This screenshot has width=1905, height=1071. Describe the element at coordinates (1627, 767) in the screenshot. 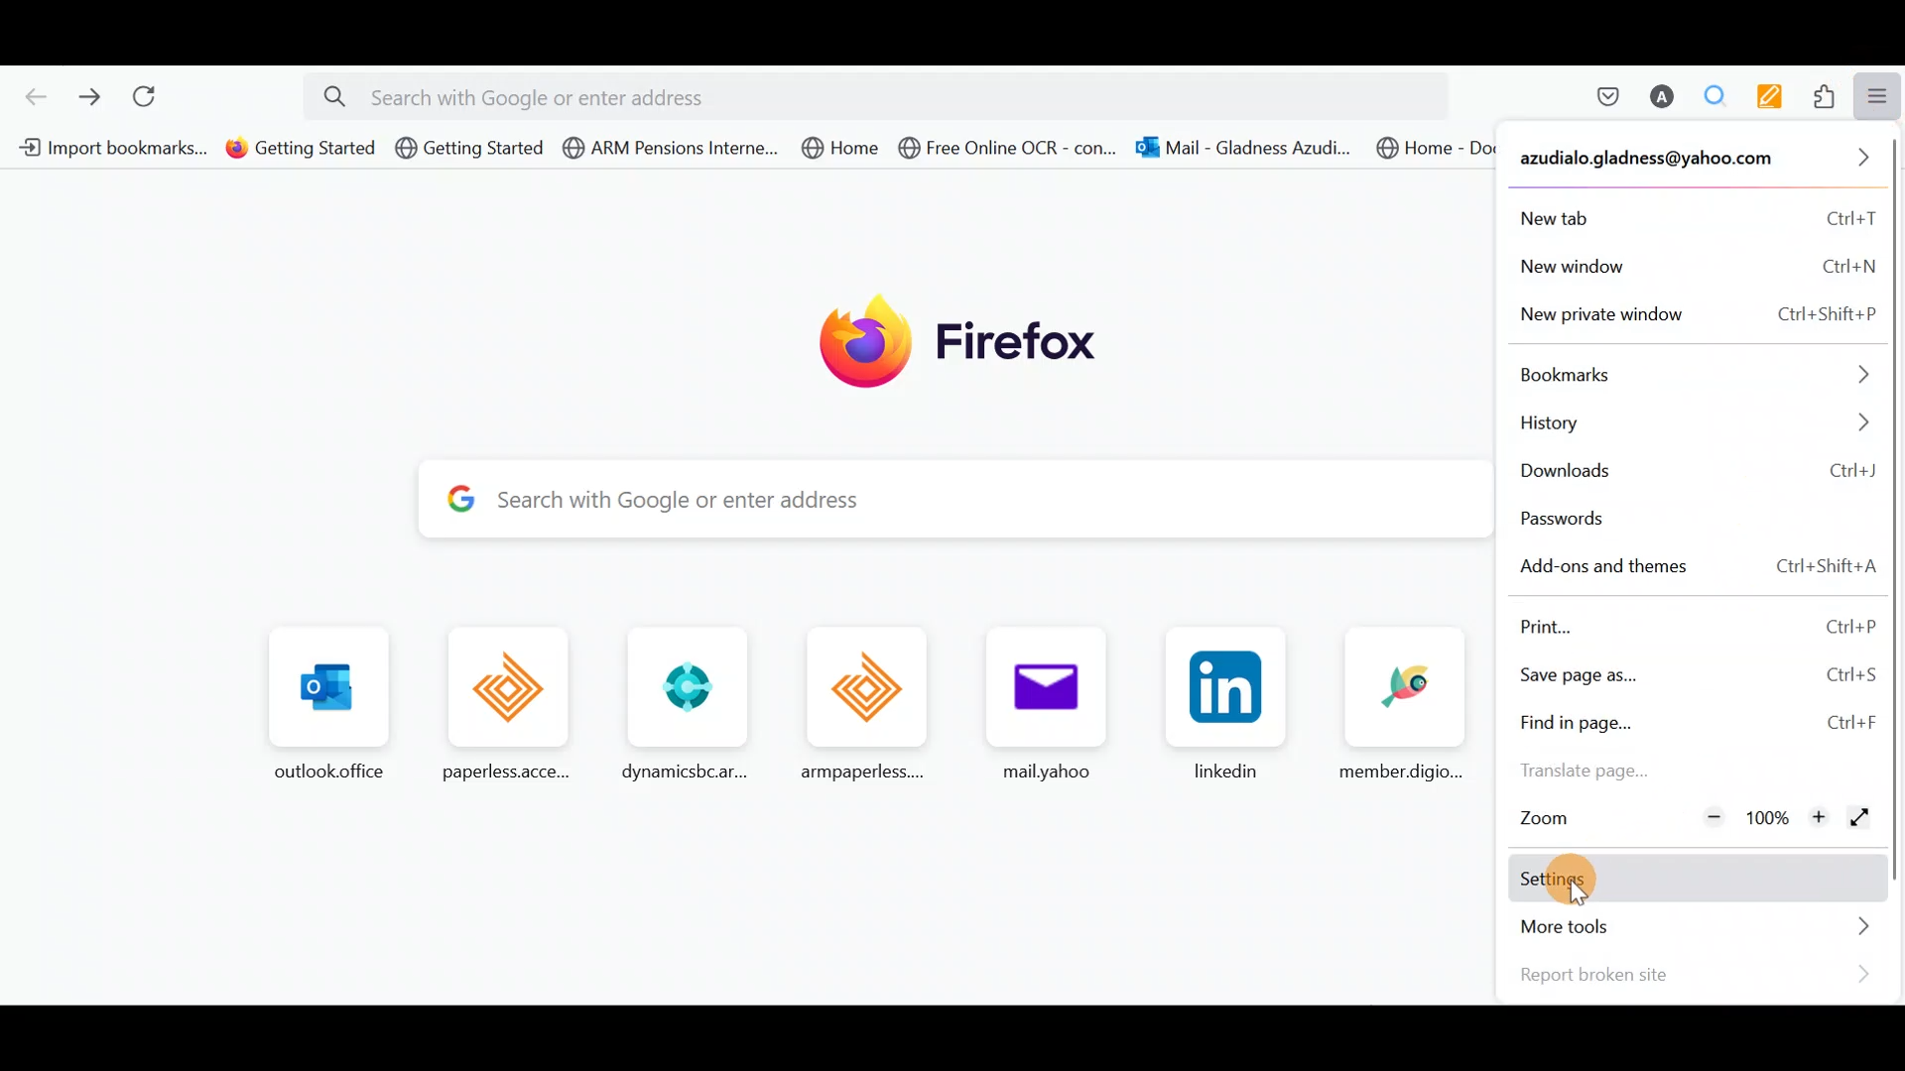

I see `Translate page` at that location.